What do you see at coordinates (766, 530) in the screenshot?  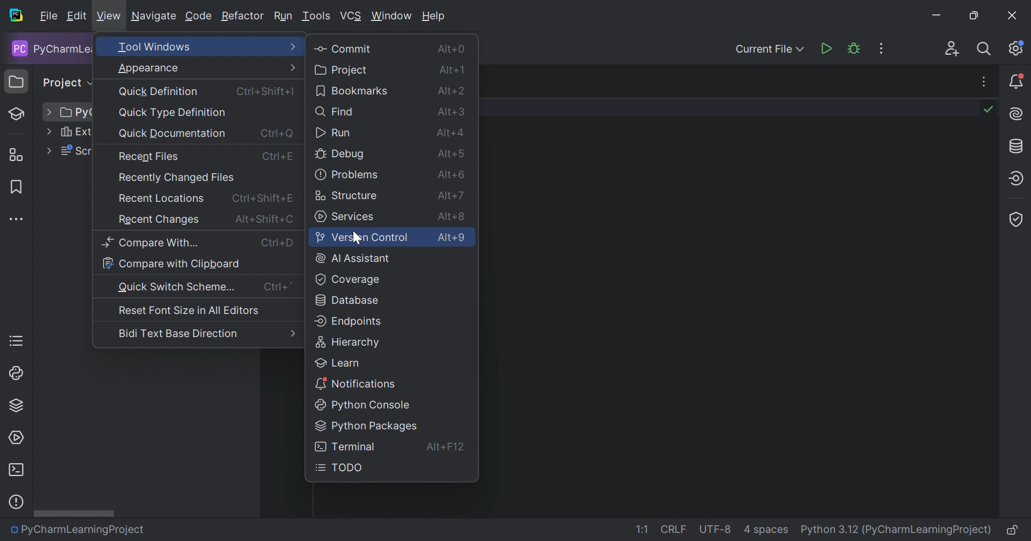 I see `4 spaces` at bounding box center [766, 530].